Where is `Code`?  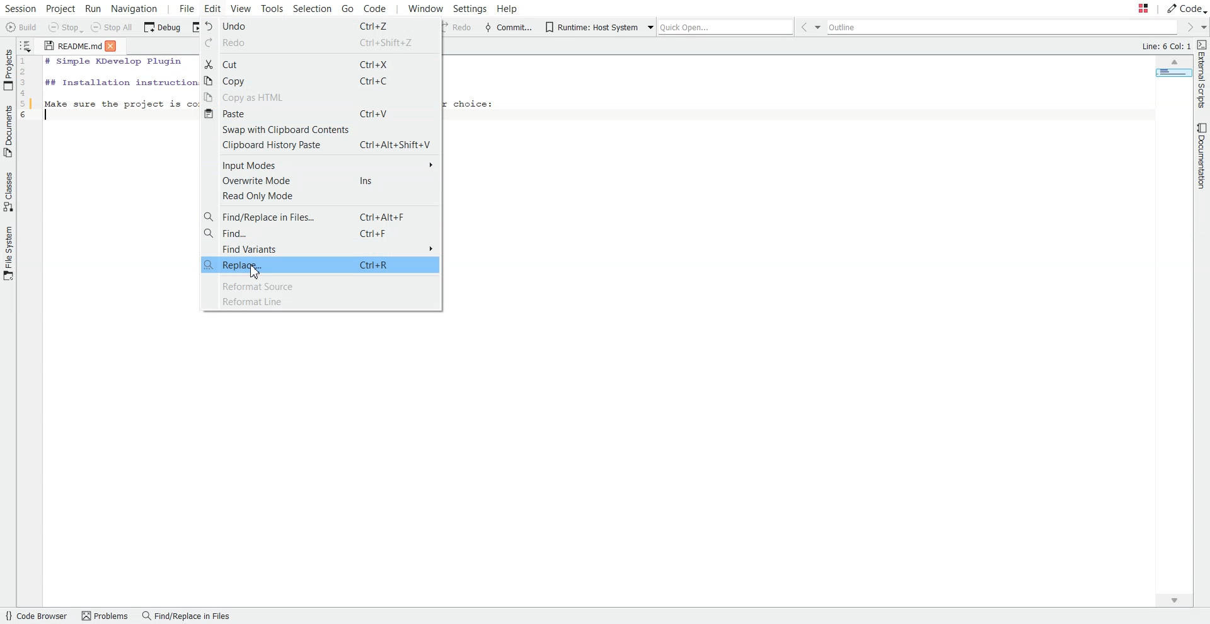 Code is located at coordinates (382, 9).